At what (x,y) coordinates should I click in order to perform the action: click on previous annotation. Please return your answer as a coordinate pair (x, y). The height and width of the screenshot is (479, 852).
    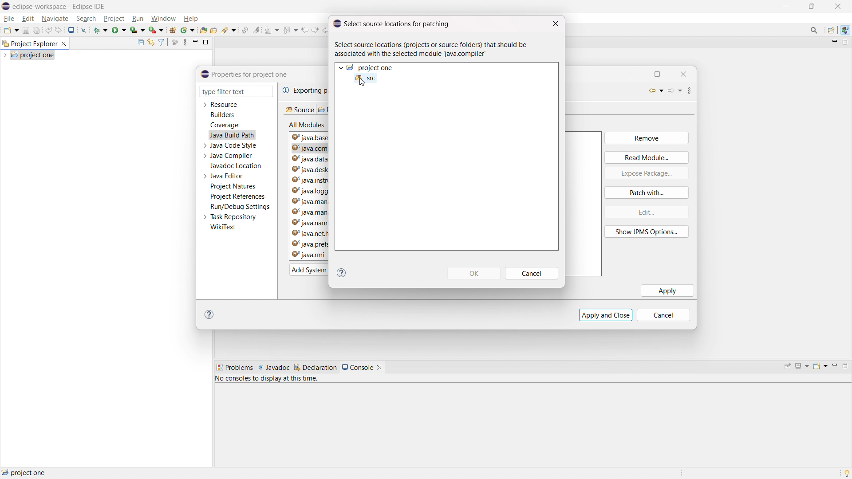
    Looking at the image, I should click on (290, 29).